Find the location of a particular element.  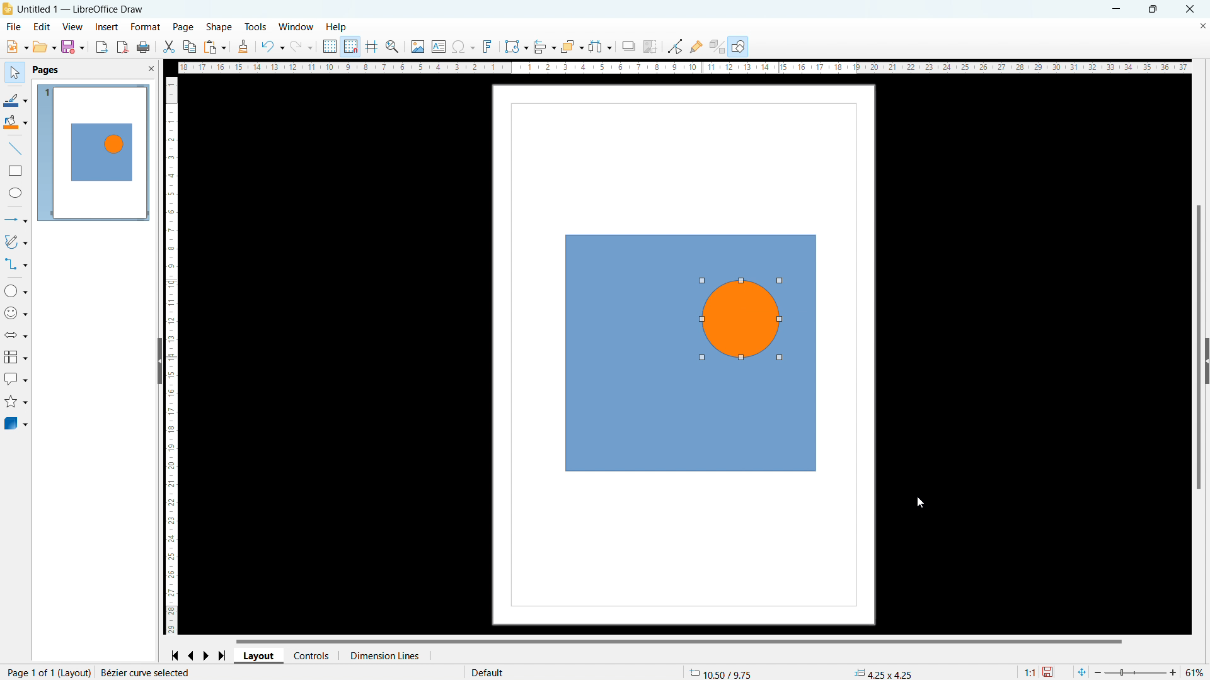

save is located at coordinates (1050, 671).